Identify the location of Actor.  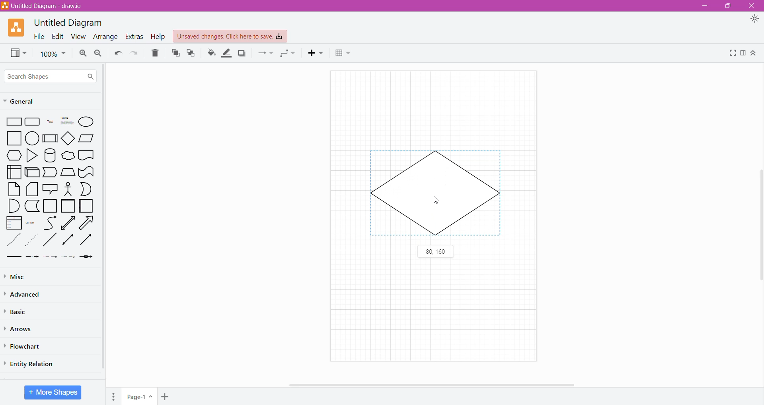
(67, 189).